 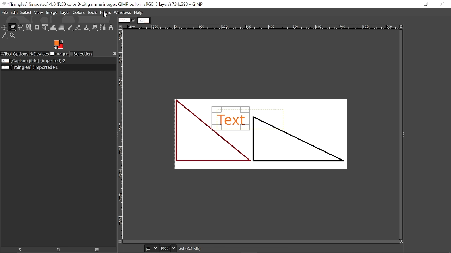 What do you see at coordinates (144, 20) in the screenshot?
I see `Other tab` at bounding box center [144, 20].